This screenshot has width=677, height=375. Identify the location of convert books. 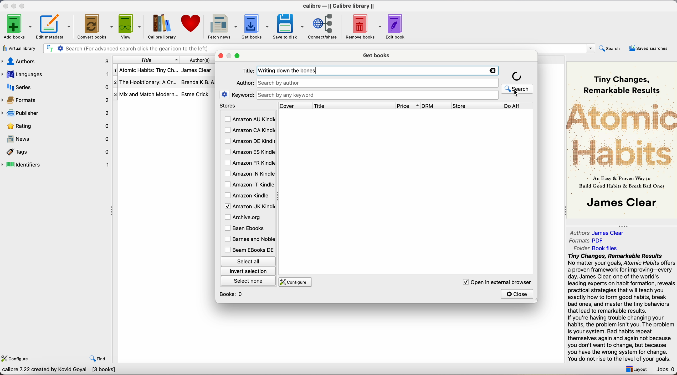
(96, 27).